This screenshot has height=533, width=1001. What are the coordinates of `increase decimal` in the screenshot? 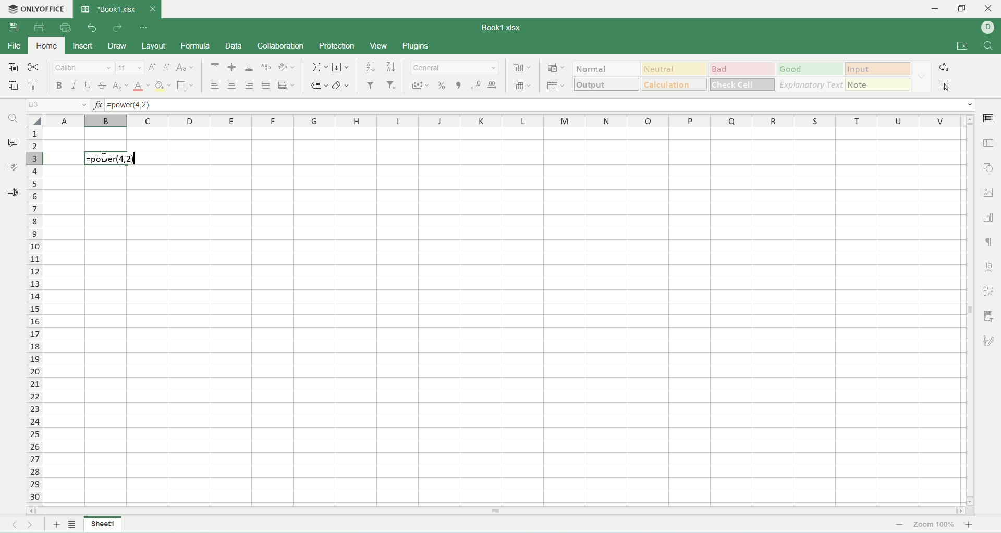 It's located at (494, 86).